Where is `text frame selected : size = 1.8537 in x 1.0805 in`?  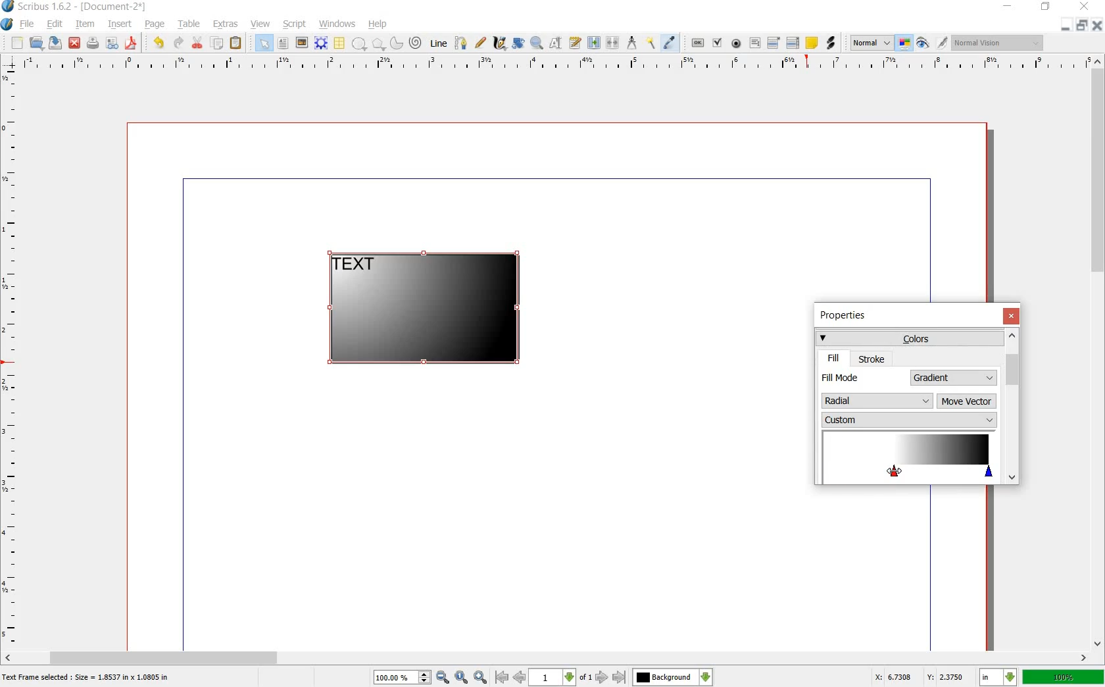 text frame selected : size = 1.8537 in x 1.0805 in is located at coordinates (88, 678).